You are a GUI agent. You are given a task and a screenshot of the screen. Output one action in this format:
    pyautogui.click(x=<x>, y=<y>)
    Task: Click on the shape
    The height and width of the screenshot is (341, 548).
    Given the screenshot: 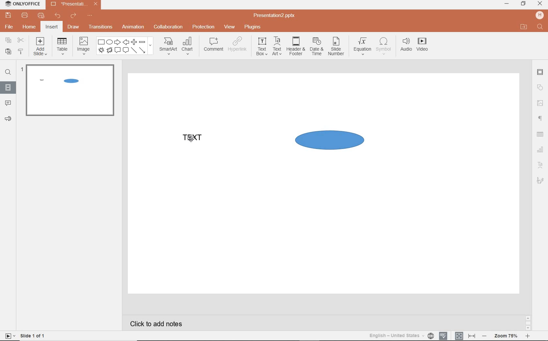 What is the action you would take?
    pyautogui.click(x=125, y=46)
    